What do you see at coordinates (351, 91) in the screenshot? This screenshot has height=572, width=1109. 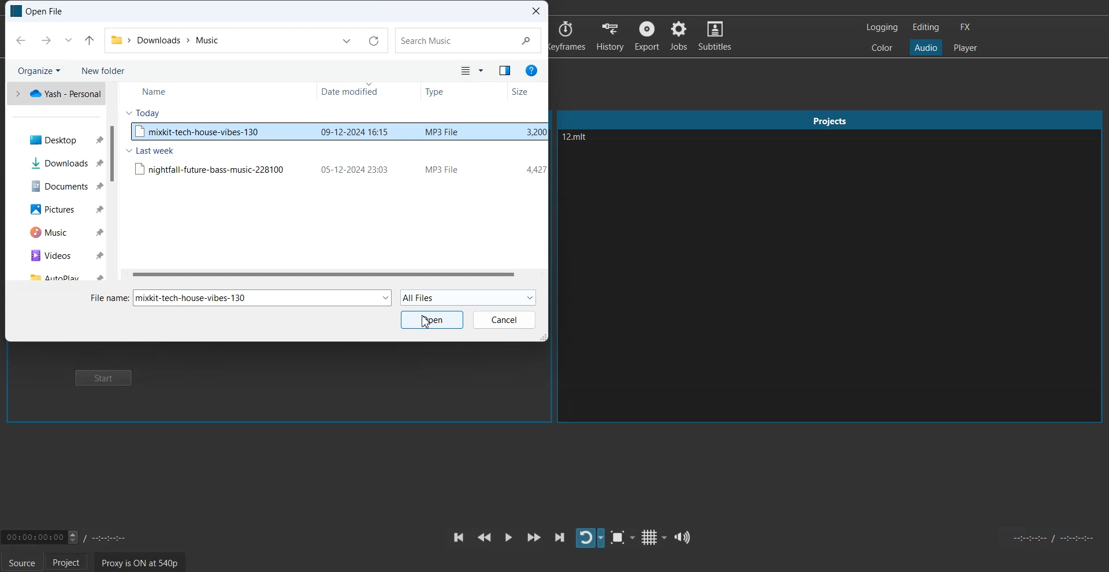 I see `Date modified` at bounding box center [351, 91].